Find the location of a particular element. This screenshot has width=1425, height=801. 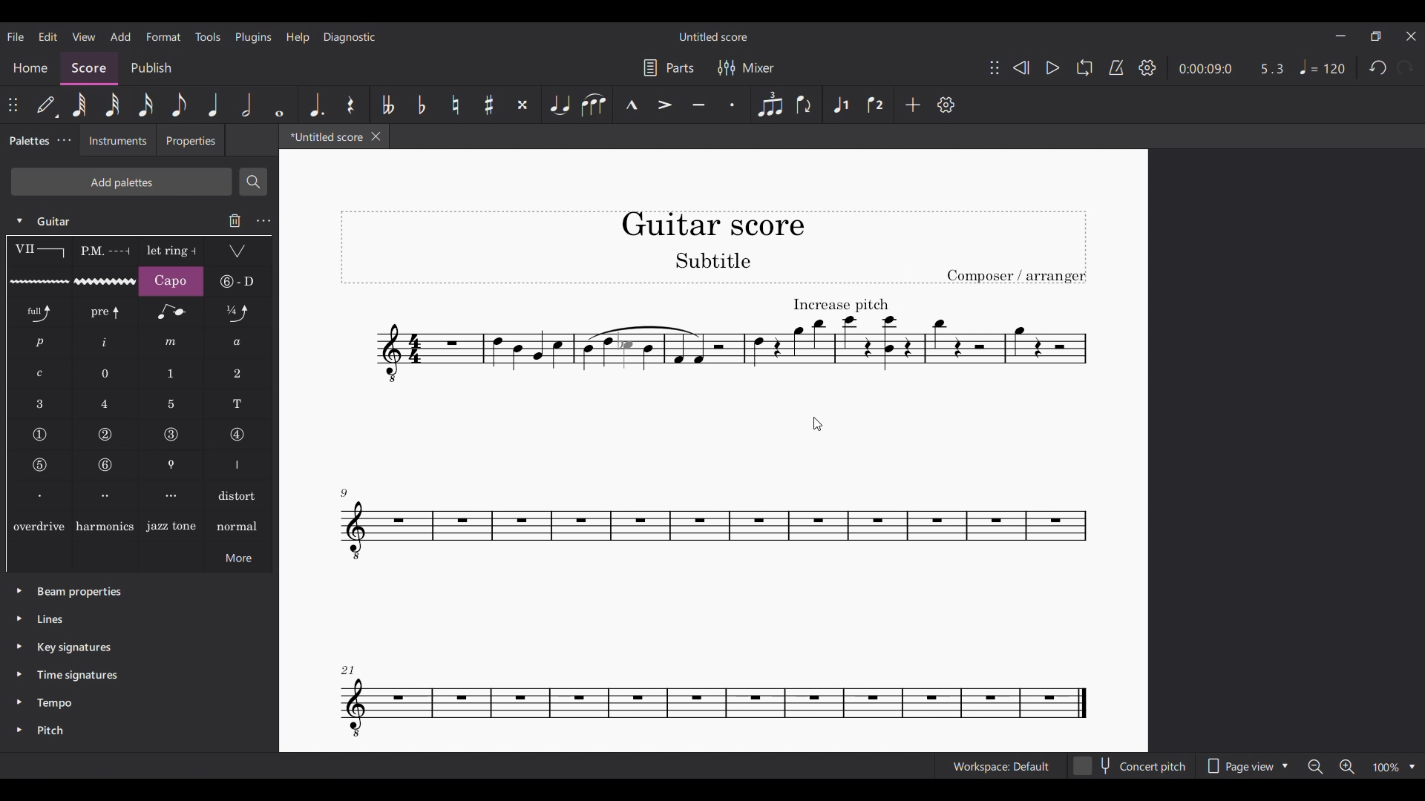

RH guitar fingering a is located at coordinates (238, 343).